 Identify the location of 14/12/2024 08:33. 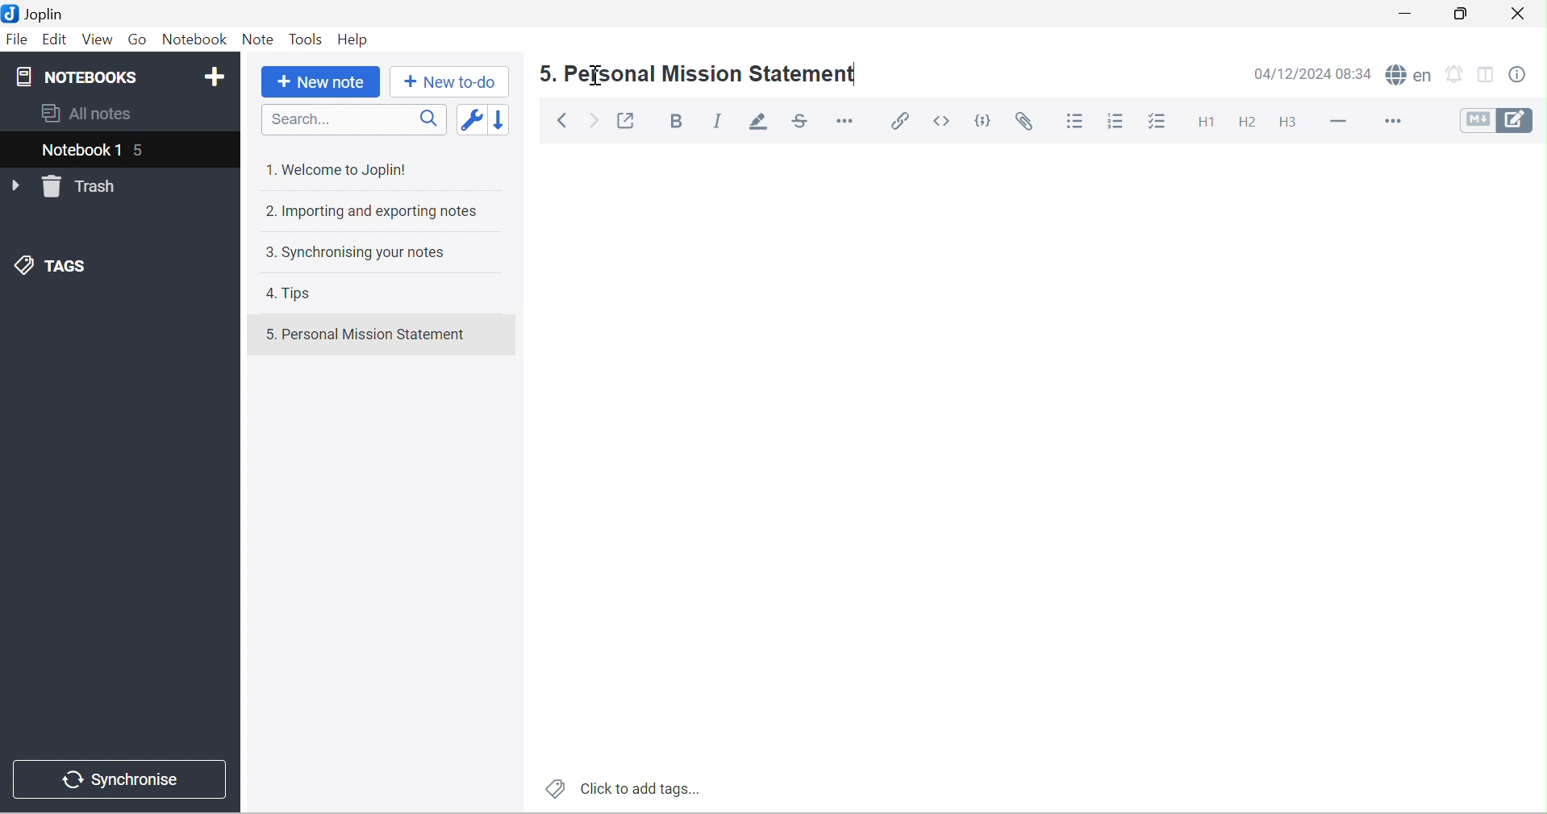
(1311, 74).